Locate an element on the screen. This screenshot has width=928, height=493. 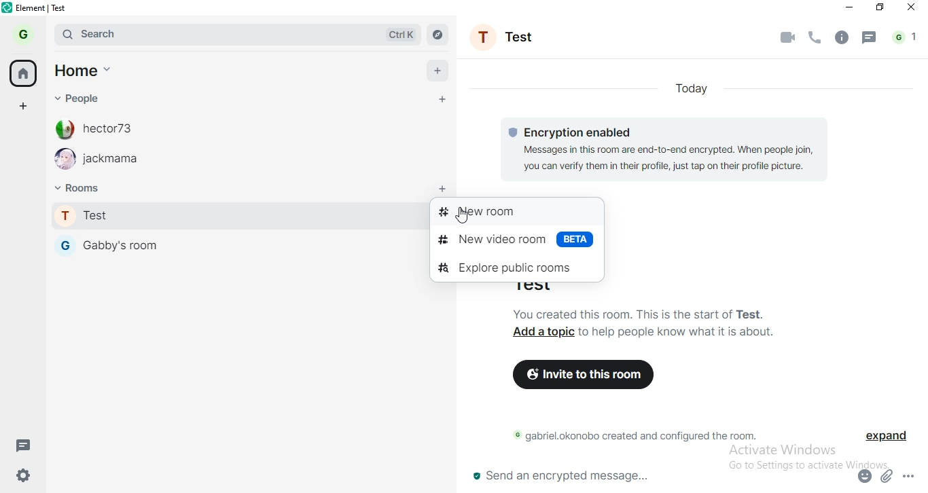
message is located at coordinates (23, 448).